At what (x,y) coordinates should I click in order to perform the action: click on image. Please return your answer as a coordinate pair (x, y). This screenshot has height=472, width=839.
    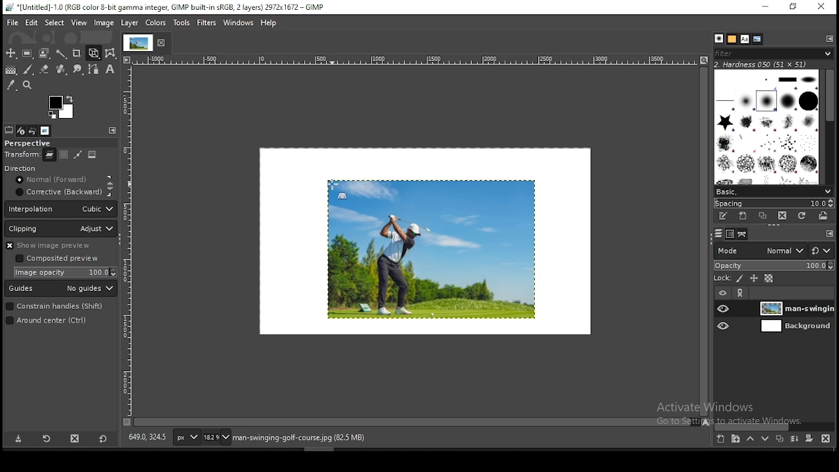
    Looking at the image, I should click on (154, 22).